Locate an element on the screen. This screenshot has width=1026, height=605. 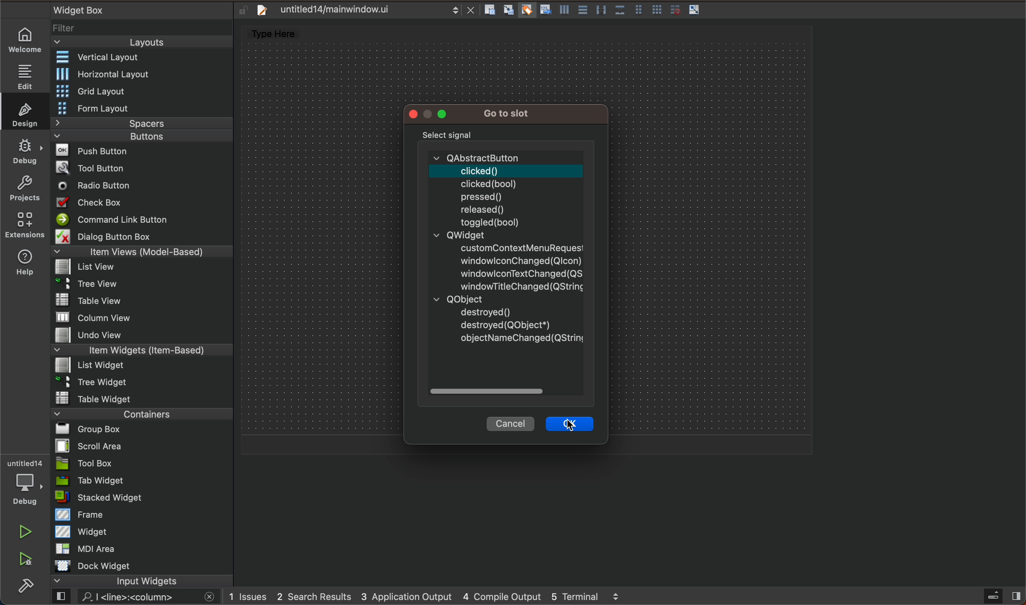
checkbox is located at coordinates (143, 204).